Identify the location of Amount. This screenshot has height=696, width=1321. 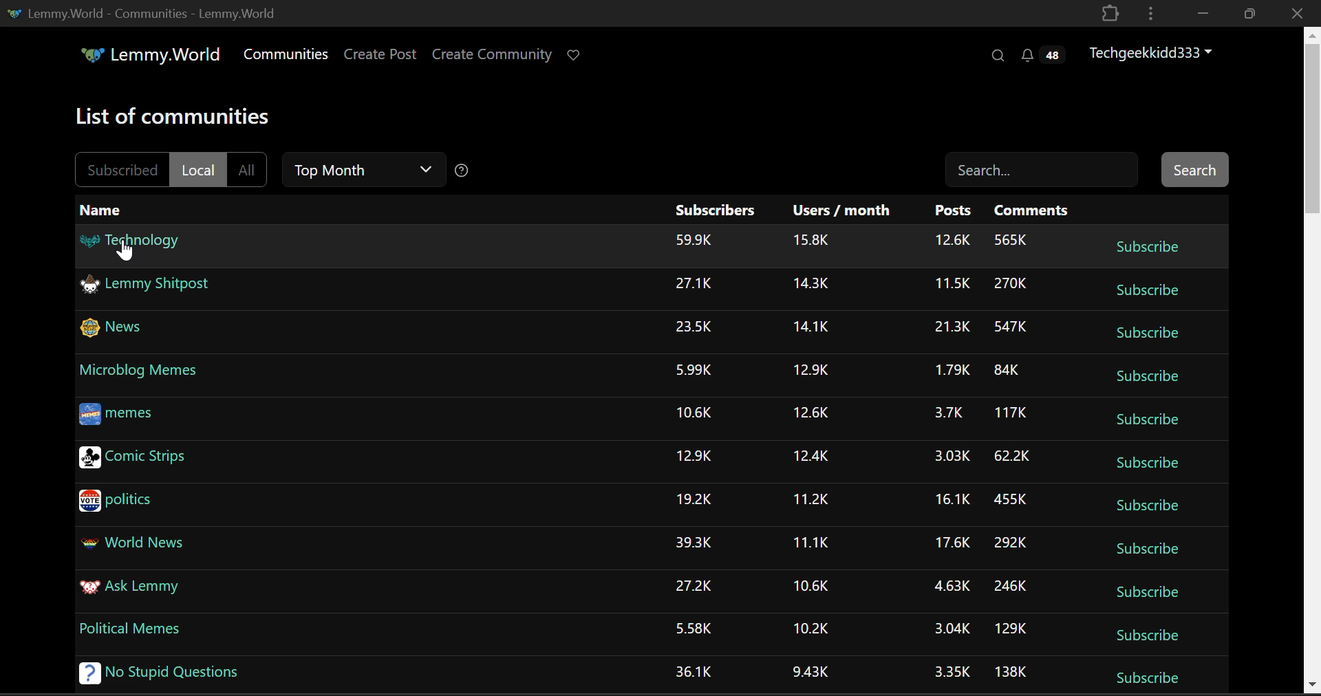
(953, 544).